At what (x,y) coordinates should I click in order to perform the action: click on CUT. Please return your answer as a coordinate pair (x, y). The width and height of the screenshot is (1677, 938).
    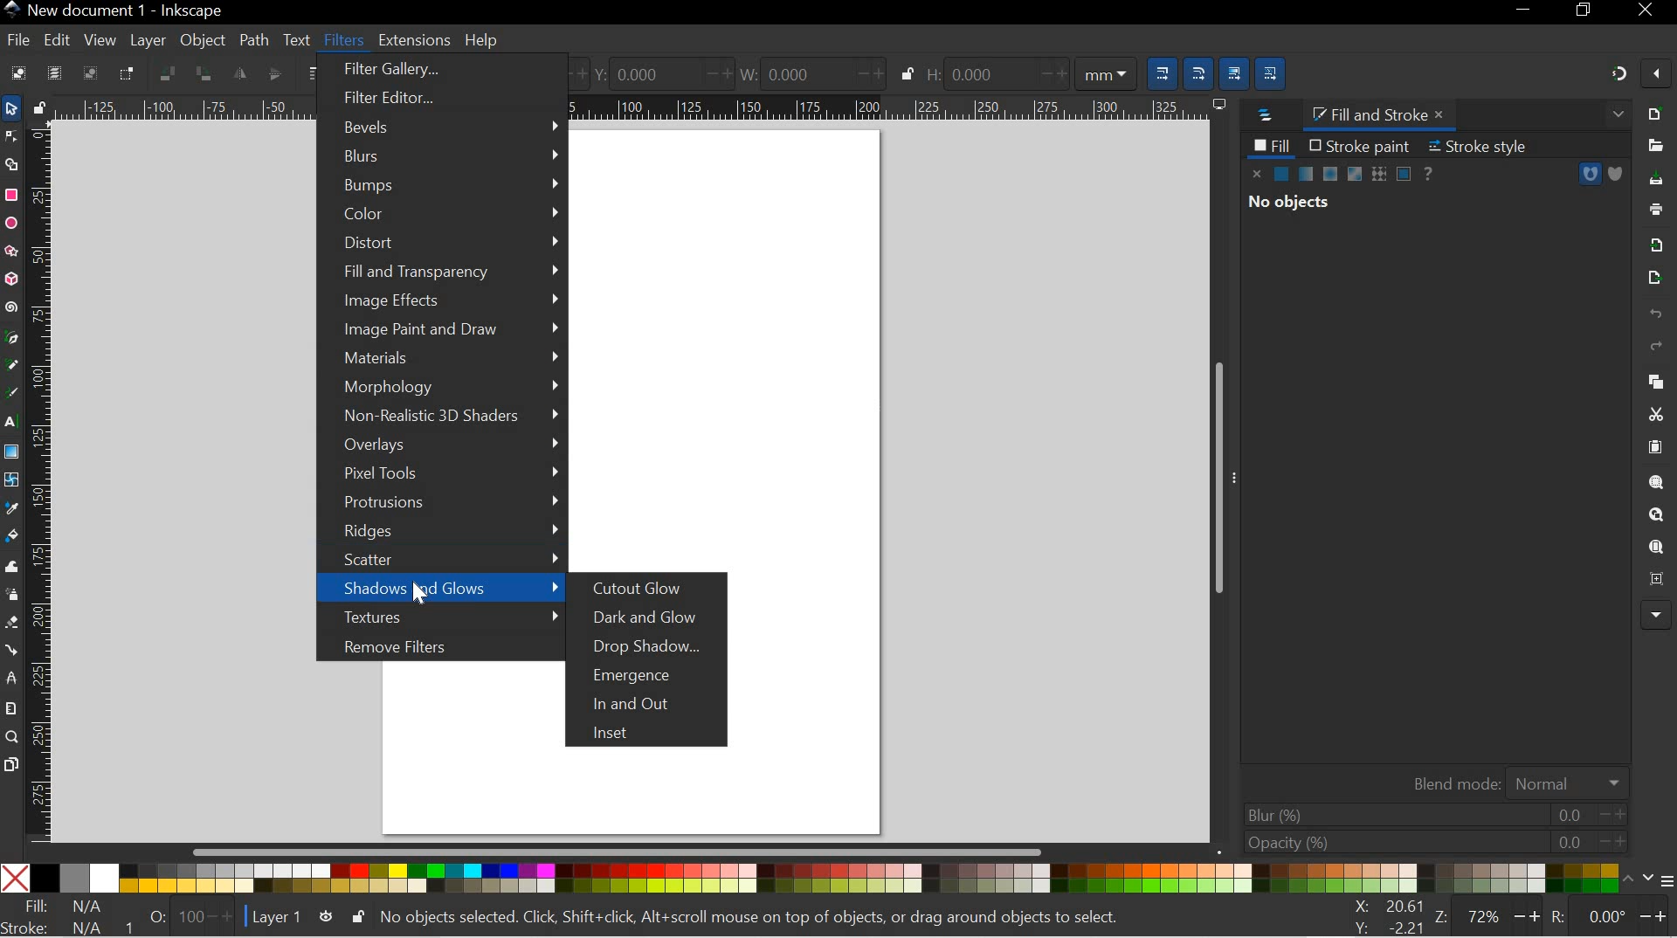
    Looking at the image, I should click on (1655, 414).